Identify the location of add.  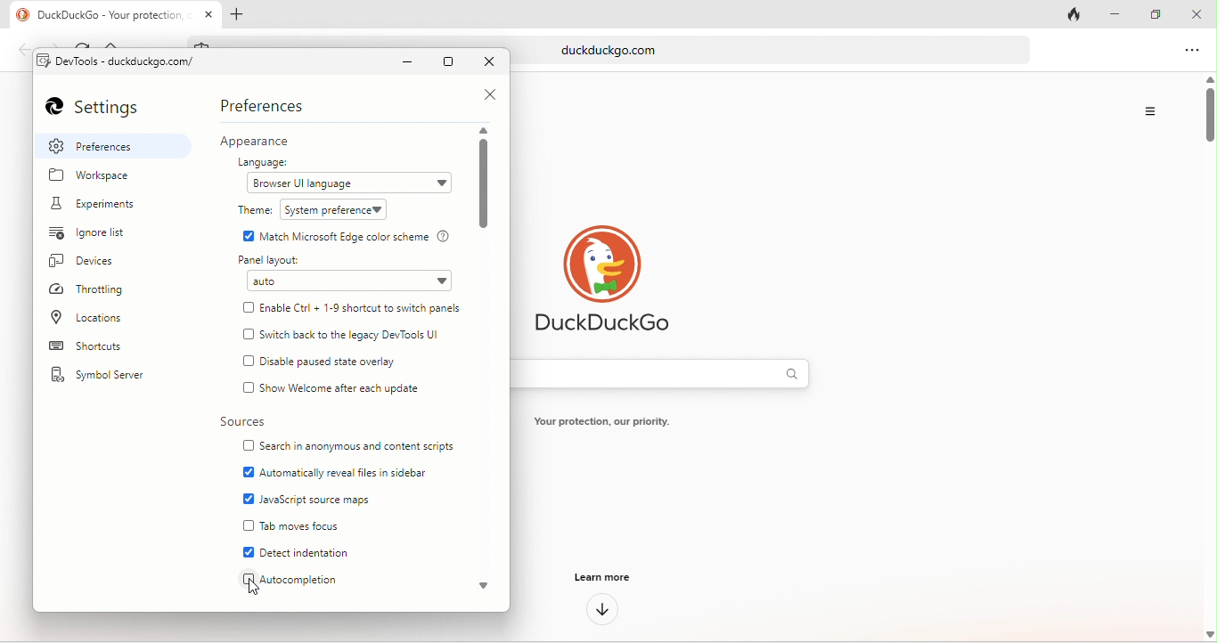
(240, 14).